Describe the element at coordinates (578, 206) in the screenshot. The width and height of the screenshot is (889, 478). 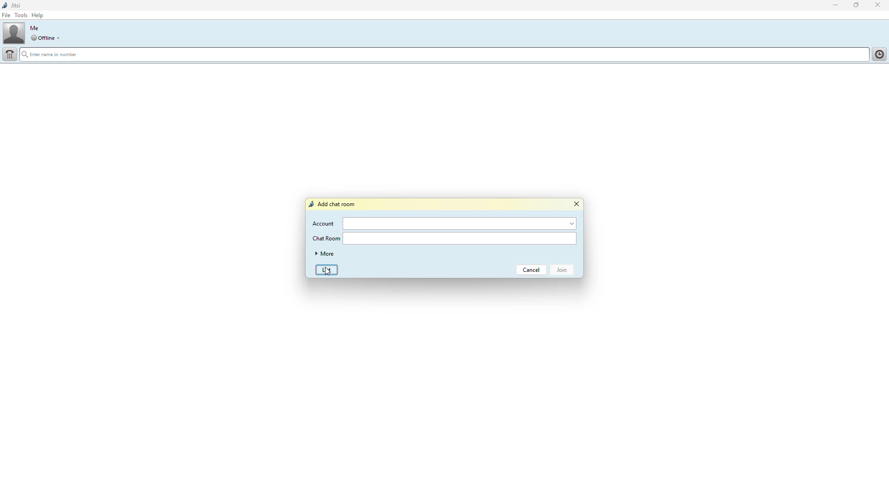
I see `close` at that location.